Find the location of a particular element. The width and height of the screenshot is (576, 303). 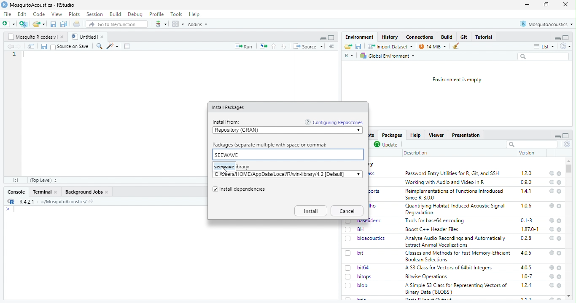

Edit is located at coordinates (23, 14).